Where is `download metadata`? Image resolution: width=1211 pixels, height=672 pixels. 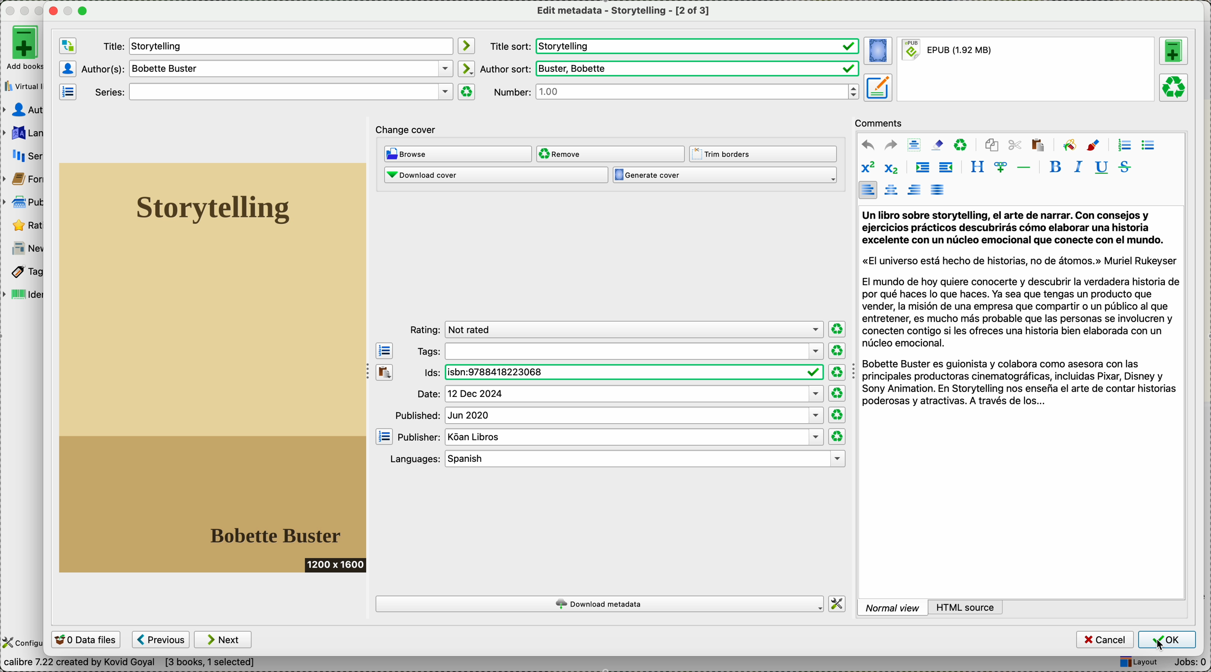 download metadata is located at coordinates (599, 604).